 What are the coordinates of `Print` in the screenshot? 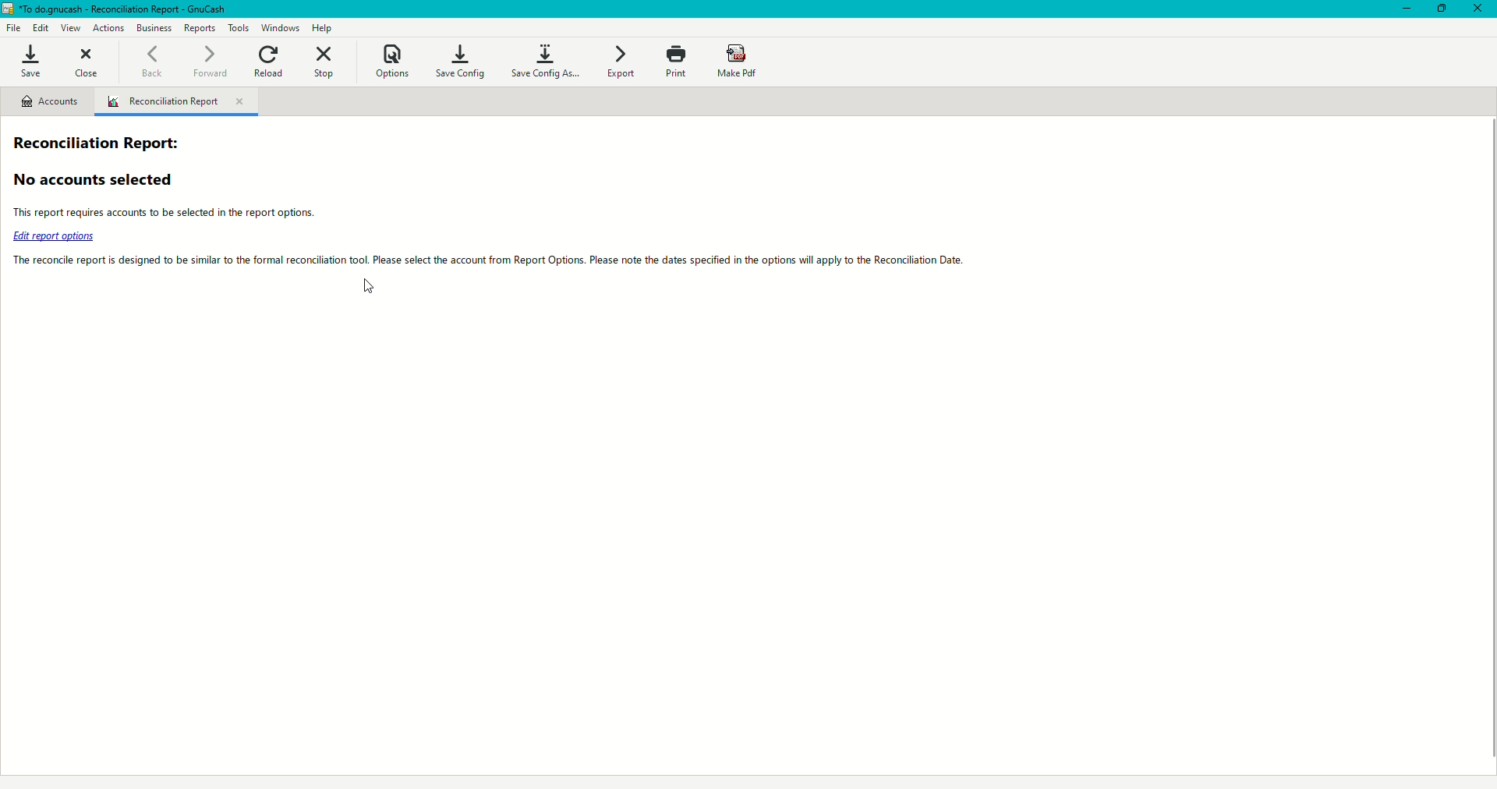 It's located at (677, 65).